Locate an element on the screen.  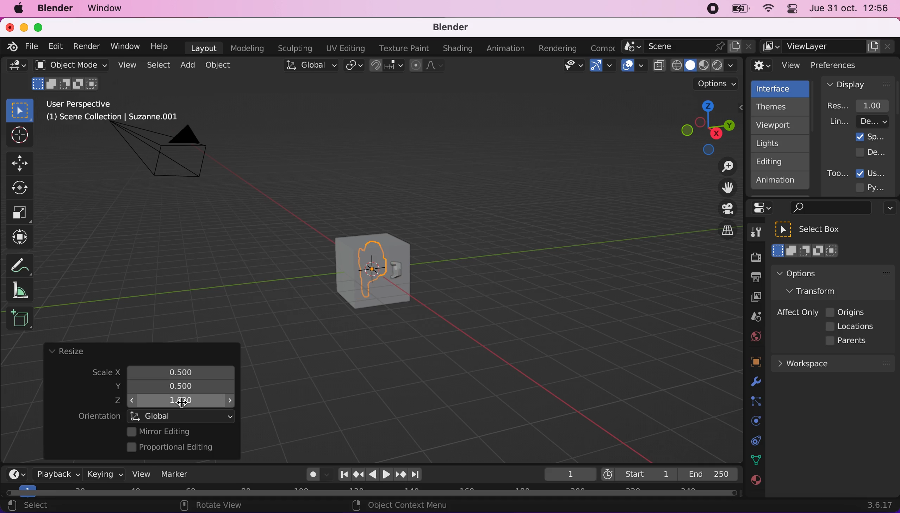
texture paint is located at coordinates (402, 48).